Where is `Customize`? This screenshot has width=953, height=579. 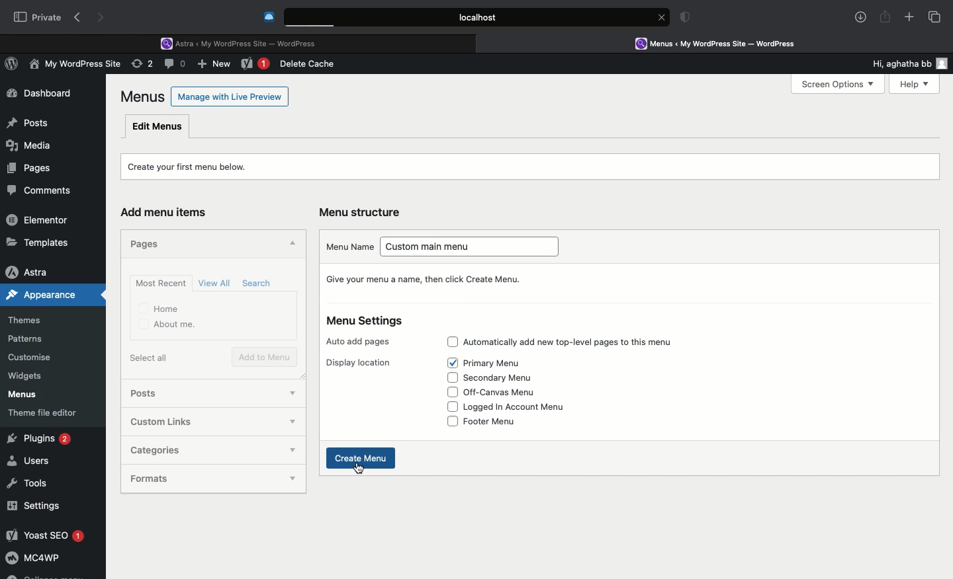 Customize is located at coordinates (32, 360).